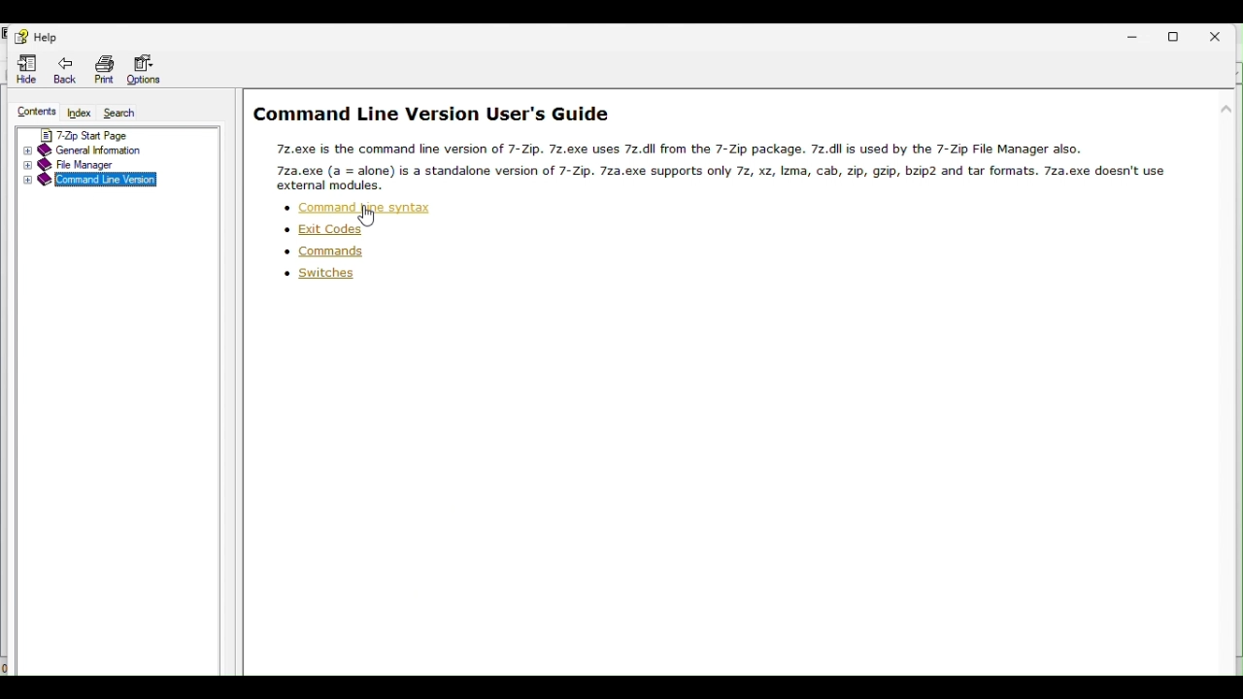 Image resolution: width=1243 pixels, height=699 pixels. I want to click on minimize , so click(1135, 35).